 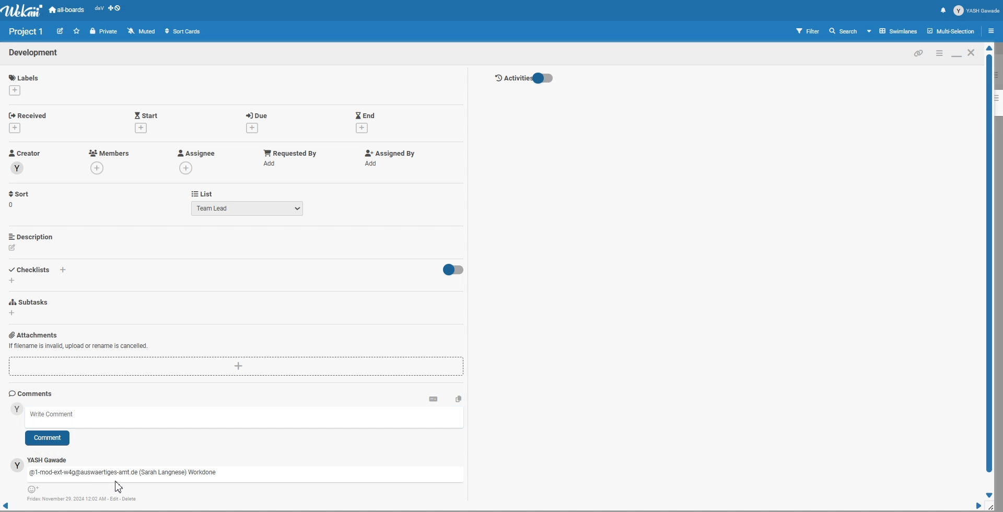 What do you see at coordinates (195, 153) in the screenshot?
I see `Add Assignee` at bounding box center [195, 153].